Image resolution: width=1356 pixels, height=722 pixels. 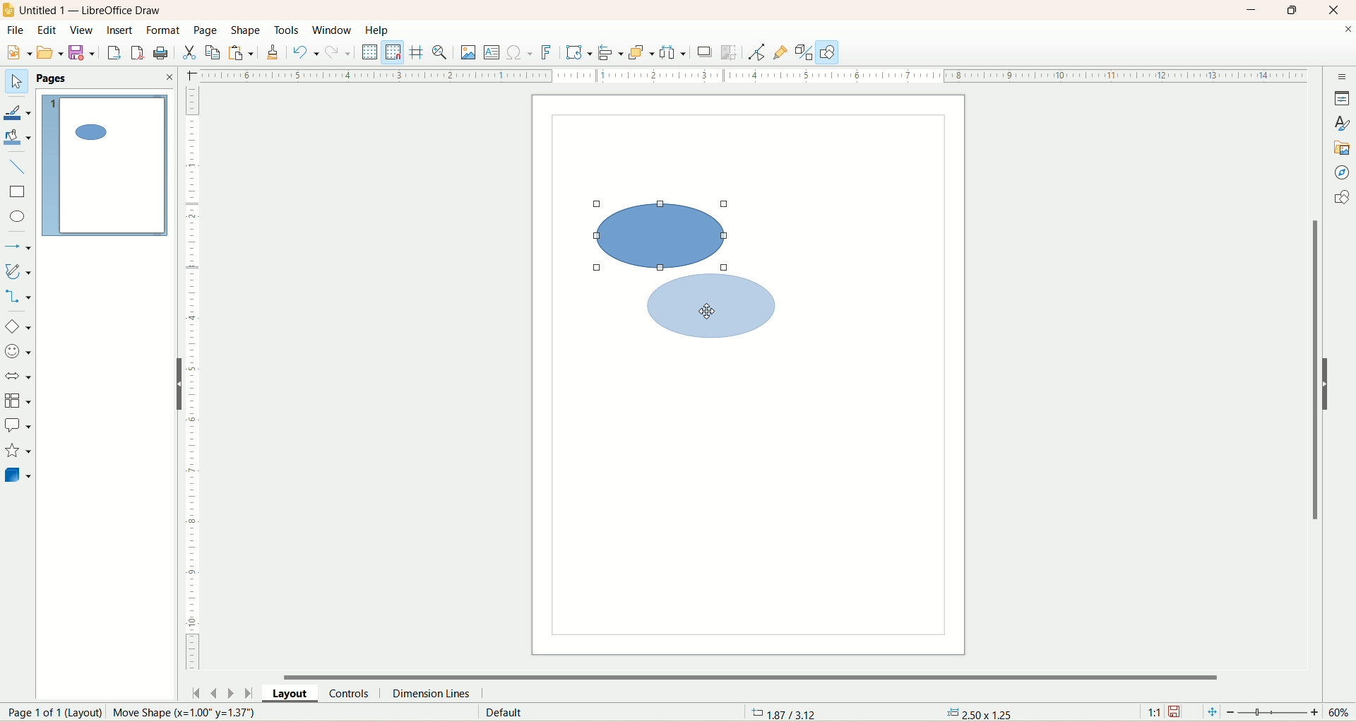 I want to click on arrange, so click(x=641, y=54).